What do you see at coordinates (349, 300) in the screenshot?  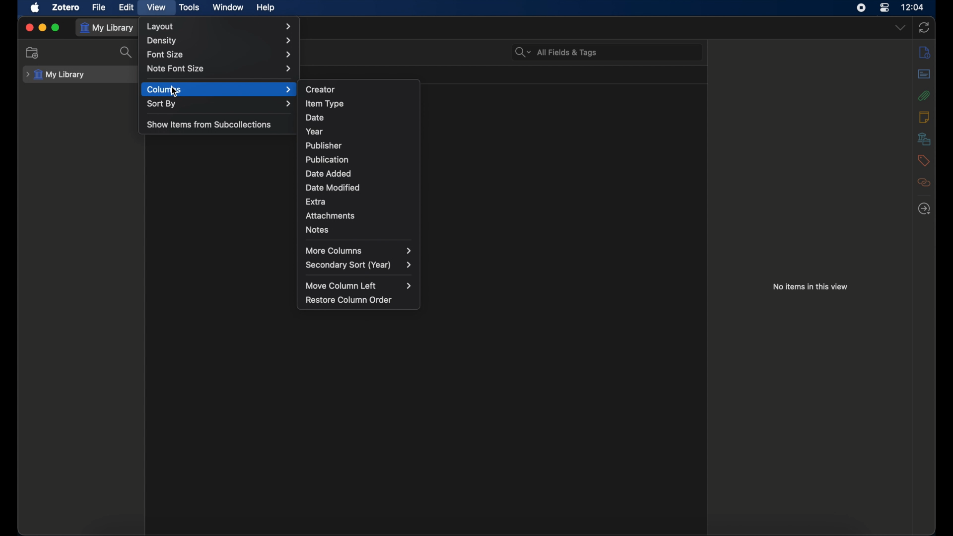 I see `restore column order` at bounding box center [349, 300].